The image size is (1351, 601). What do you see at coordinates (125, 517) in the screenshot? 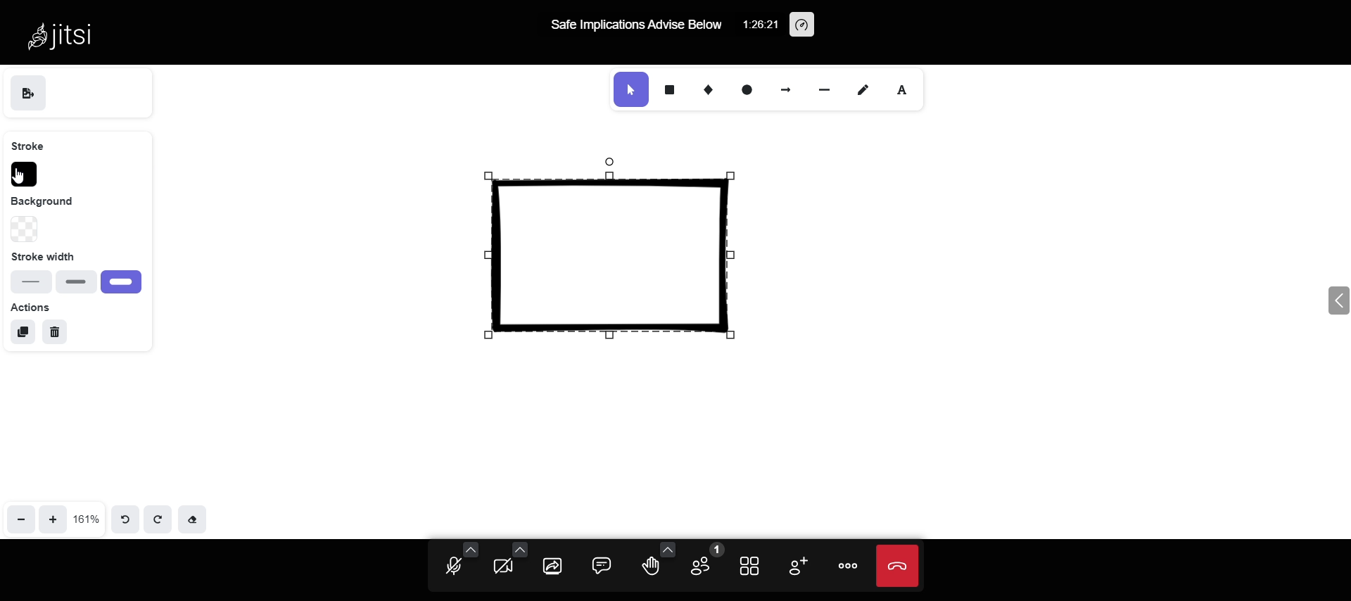
I see `undo` at bounding box center [125, 517].